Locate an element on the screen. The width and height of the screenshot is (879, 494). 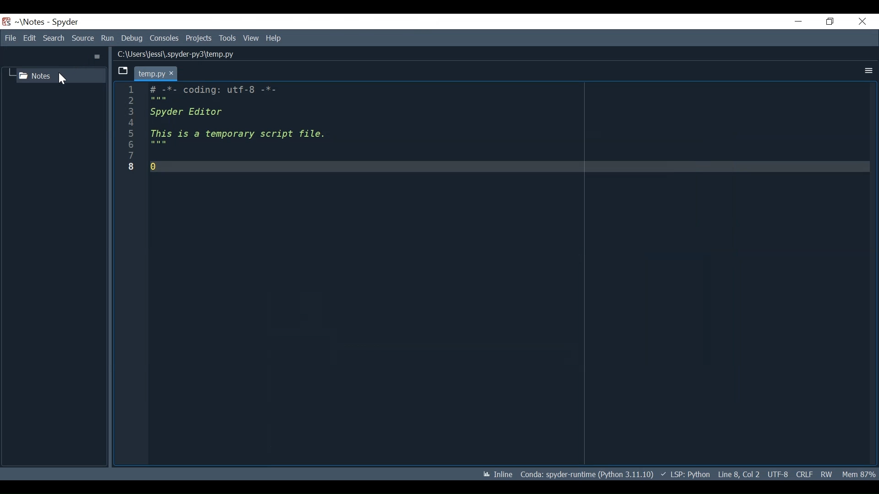
Conda Environment Indicator is located at coordinates (586, 474).